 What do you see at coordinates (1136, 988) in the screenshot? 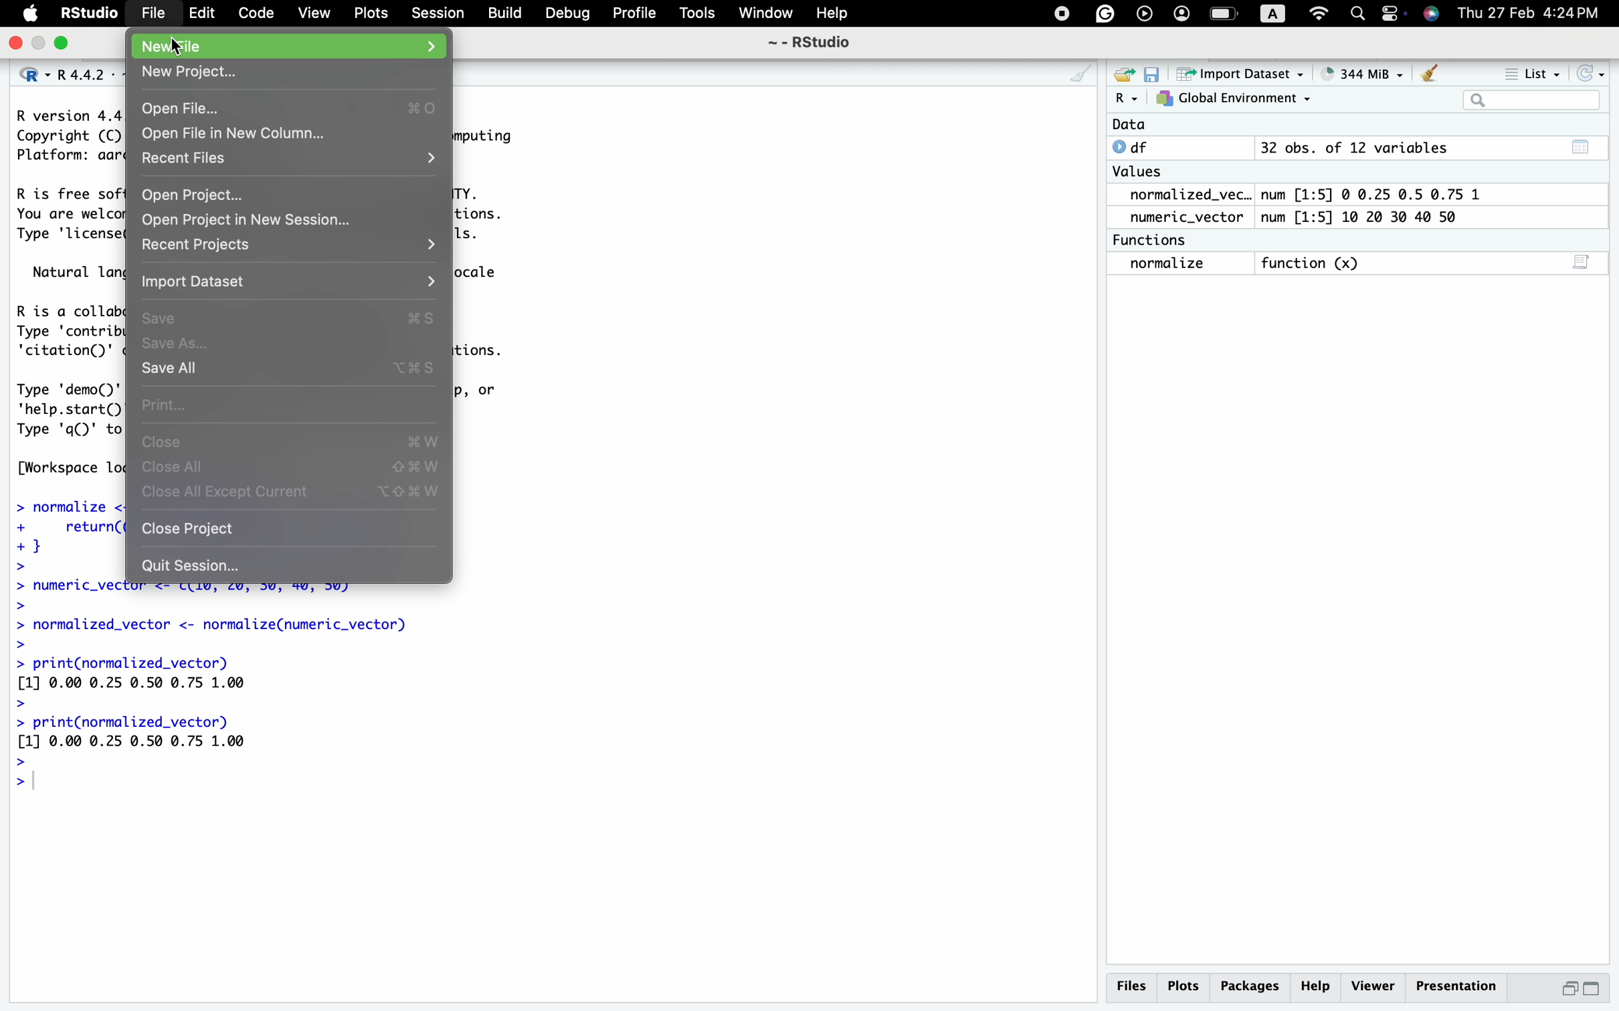
I see `Files` at bounding box center [1136, 988].